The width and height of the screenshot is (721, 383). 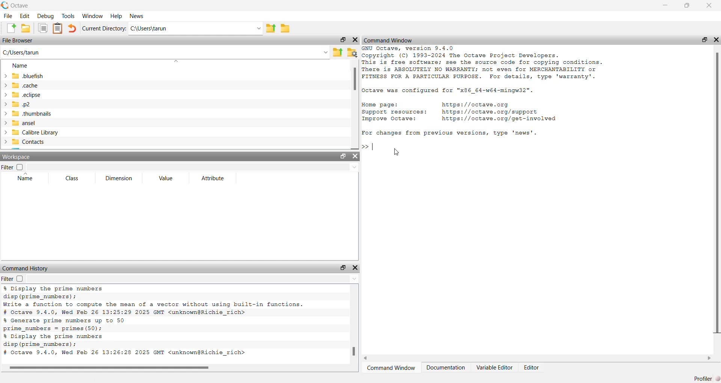 I want to click on add file, so click(x=12, y=28).